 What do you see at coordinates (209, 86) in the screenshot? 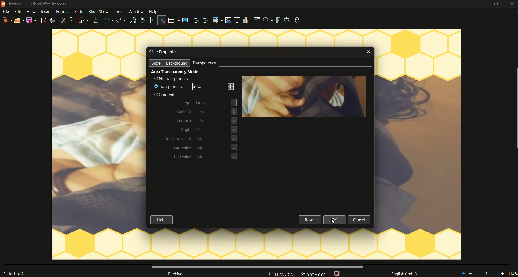
I see `50%` at bounding box center [209, 86].